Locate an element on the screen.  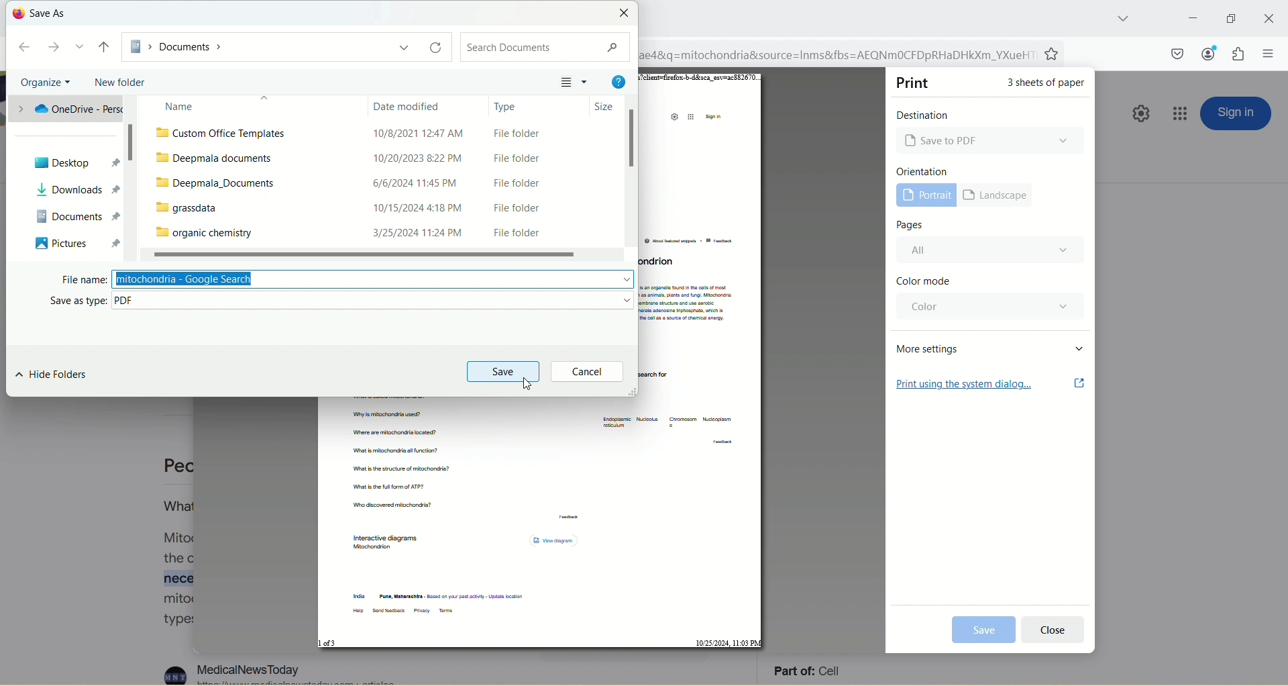
favorites  is located at coordinates (1054, 55).